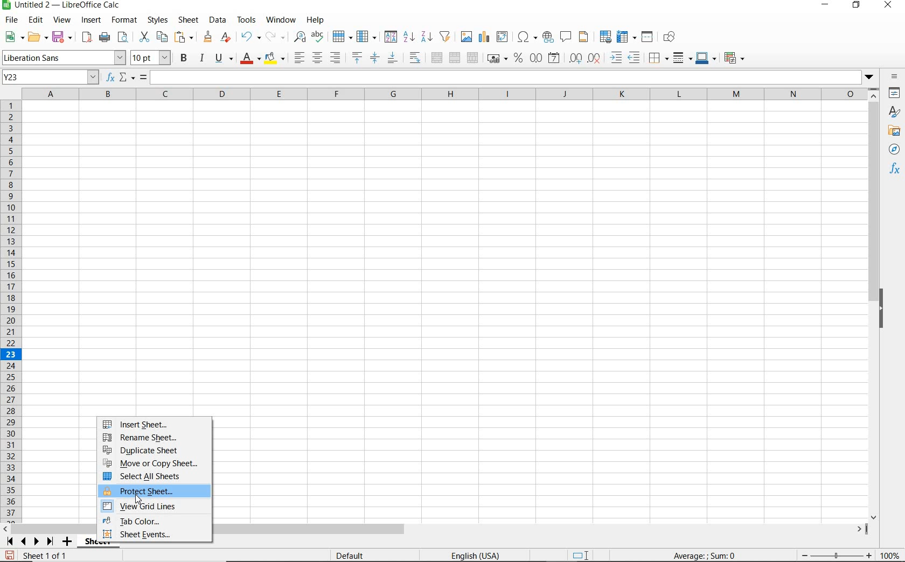 This screenshot has width=905, height=562. Describe the element at coordinates (484, 37) in the screenshot. I see `INSERT CHART` at that location.